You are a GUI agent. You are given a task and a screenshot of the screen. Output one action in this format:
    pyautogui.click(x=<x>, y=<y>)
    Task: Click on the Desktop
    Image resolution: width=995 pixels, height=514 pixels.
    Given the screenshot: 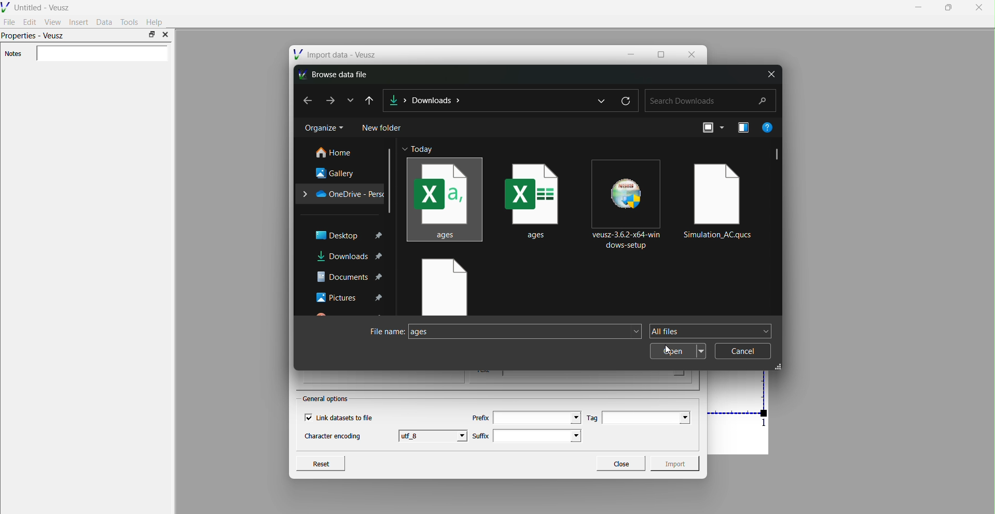 What is the action you would take?
    pyautogui.click(x=349, y=235)
    